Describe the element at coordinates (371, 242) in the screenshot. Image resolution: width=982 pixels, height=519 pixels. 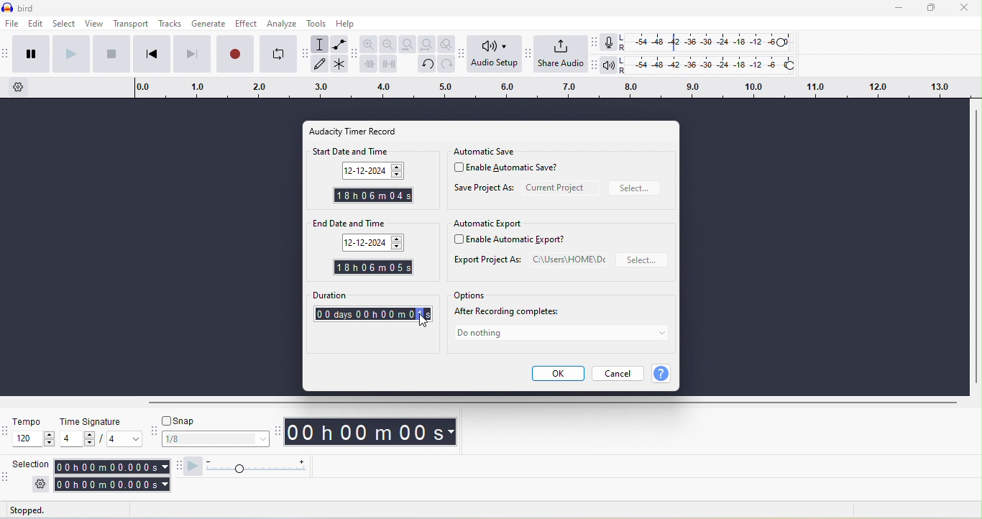
I see `date` at that location.